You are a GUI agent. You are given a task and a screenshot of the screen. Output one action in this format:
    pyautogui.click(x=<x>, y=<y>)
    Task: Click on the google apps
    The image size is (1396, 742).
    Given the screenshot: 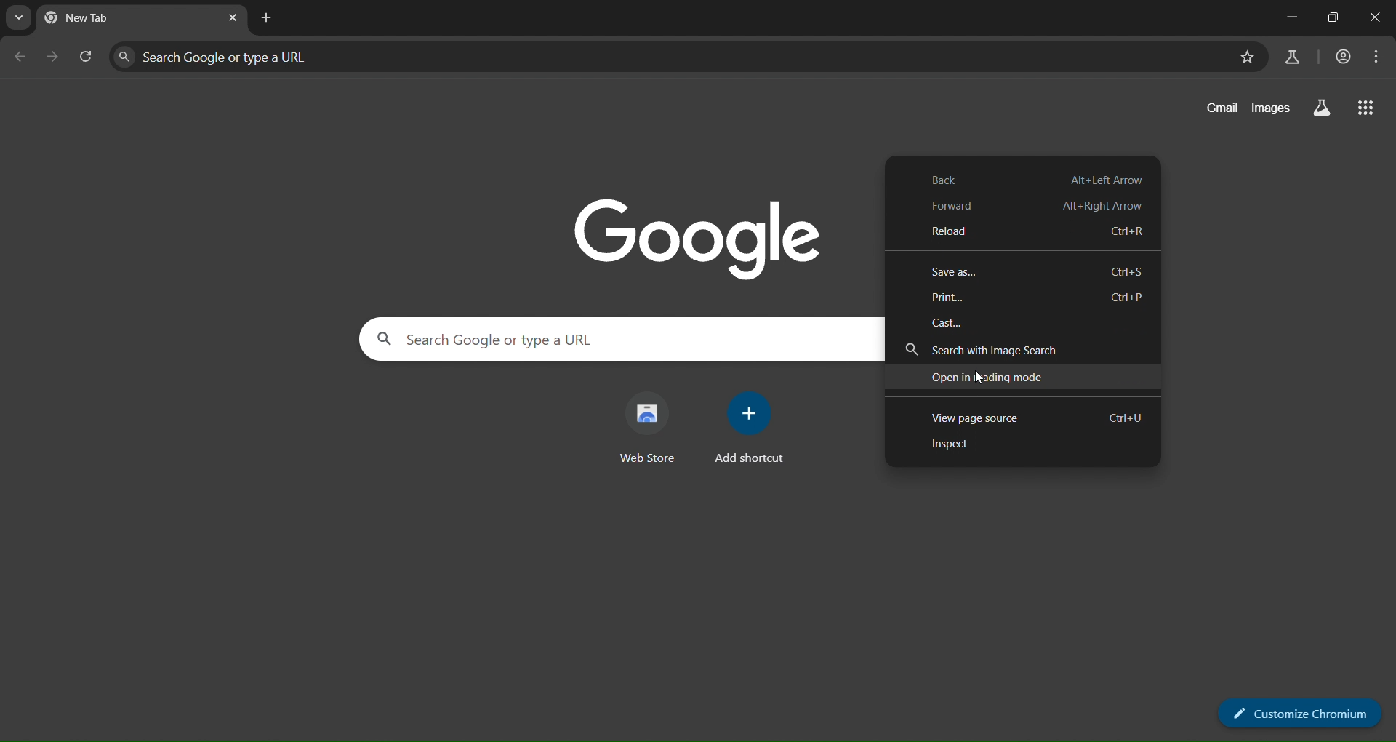 What is the action you would take?
    pyautogui.click(x=1368, y=108)
    